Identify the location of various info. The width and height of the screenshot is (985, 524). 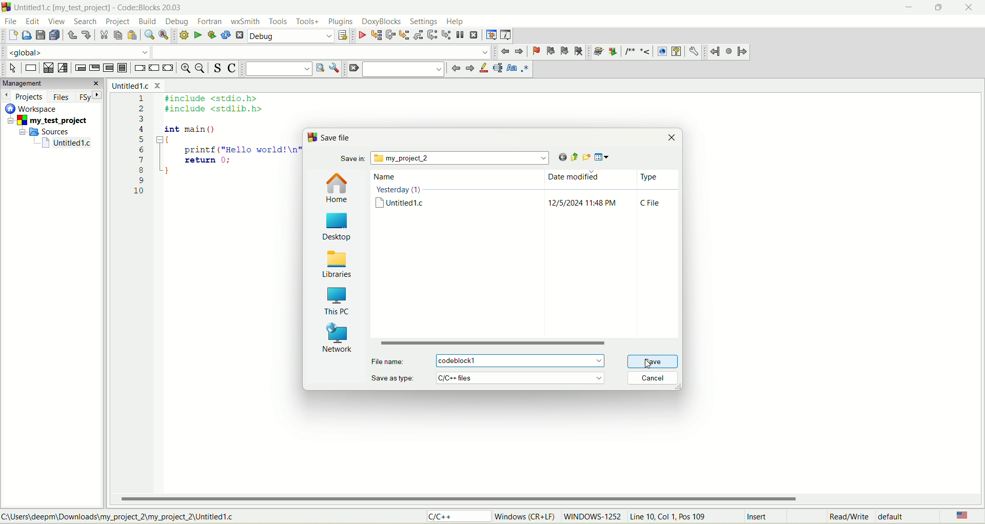
(505, 34).